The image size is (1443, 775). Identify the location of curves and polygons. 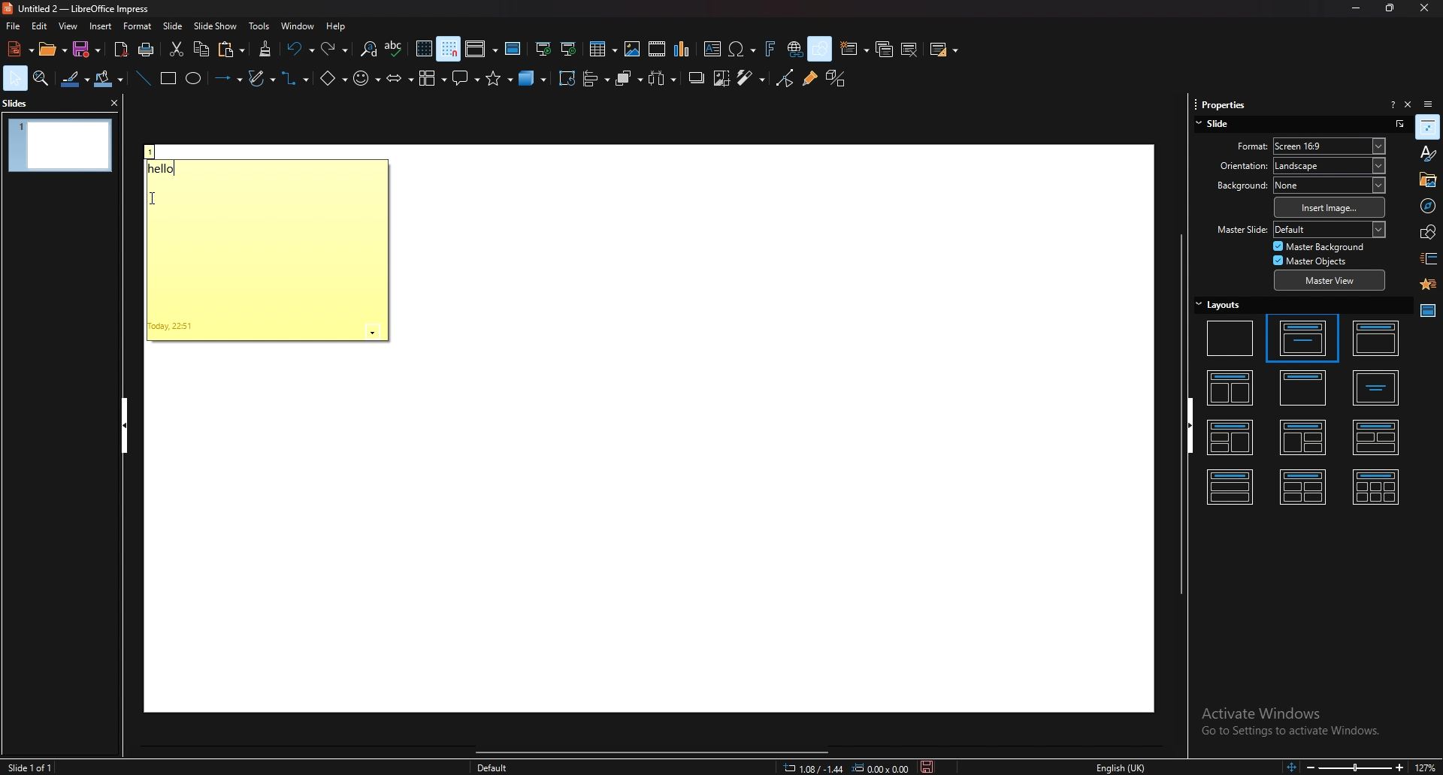
(262, 77).